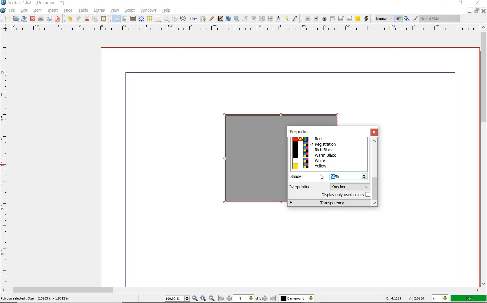  Describe the element at coordinates (307, 19) in the screenshot. I see `pdf push button` at that location.